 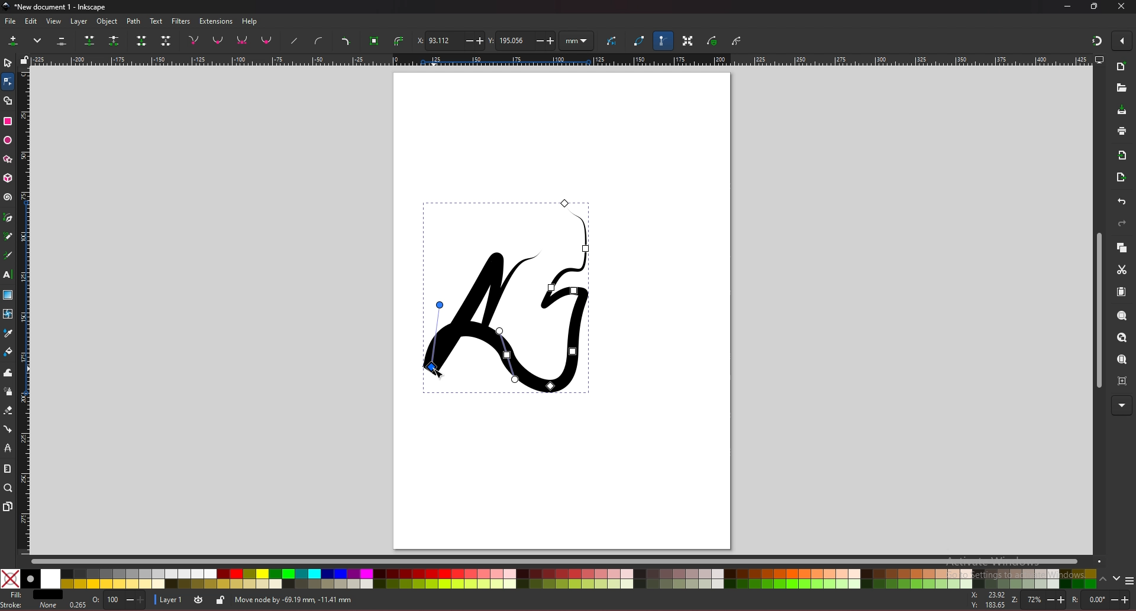 What do you see at coordinates (1121, 248) in the screenshot?
I see `copy` at bounding box center [1121, 248].